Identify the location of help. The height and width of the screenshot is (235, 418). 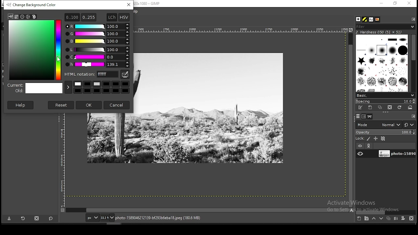
(21, 105).